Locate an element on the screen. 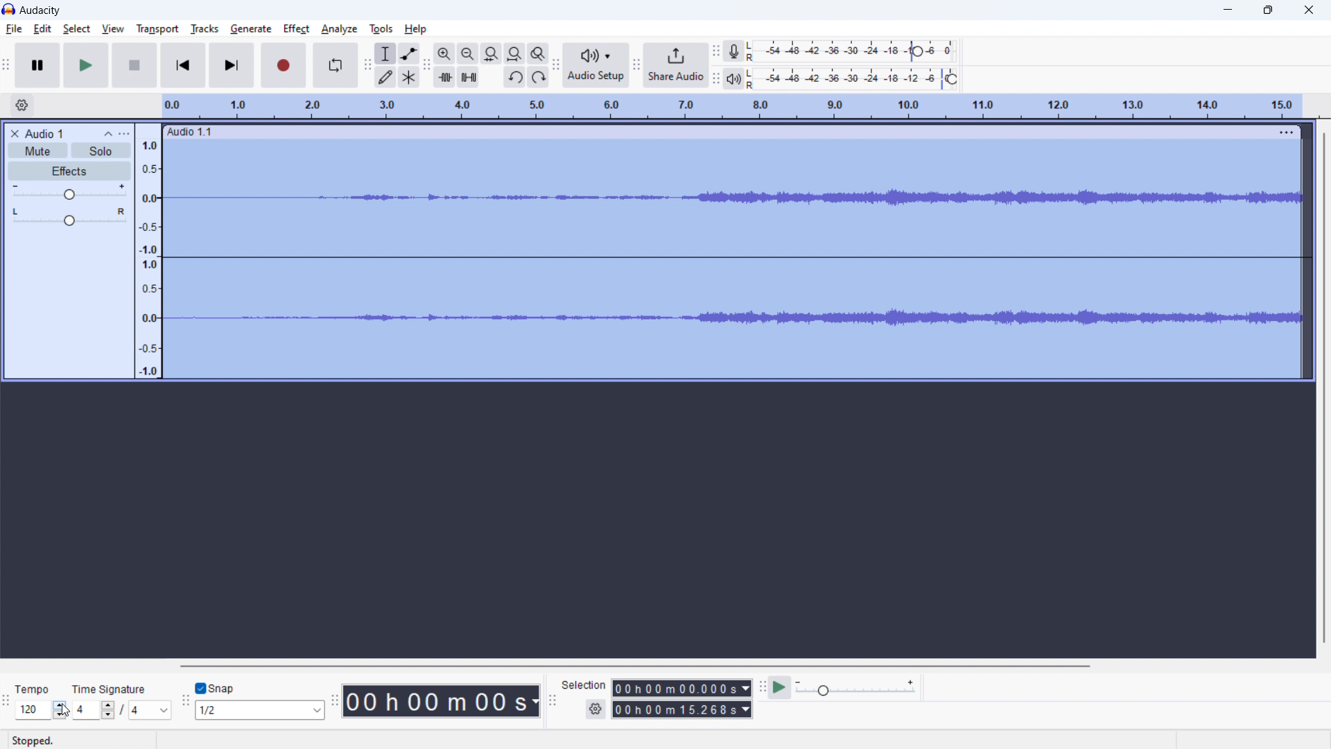 This screenshot has height=749, width=1331. Seledon is located at coordinates (584, 687).